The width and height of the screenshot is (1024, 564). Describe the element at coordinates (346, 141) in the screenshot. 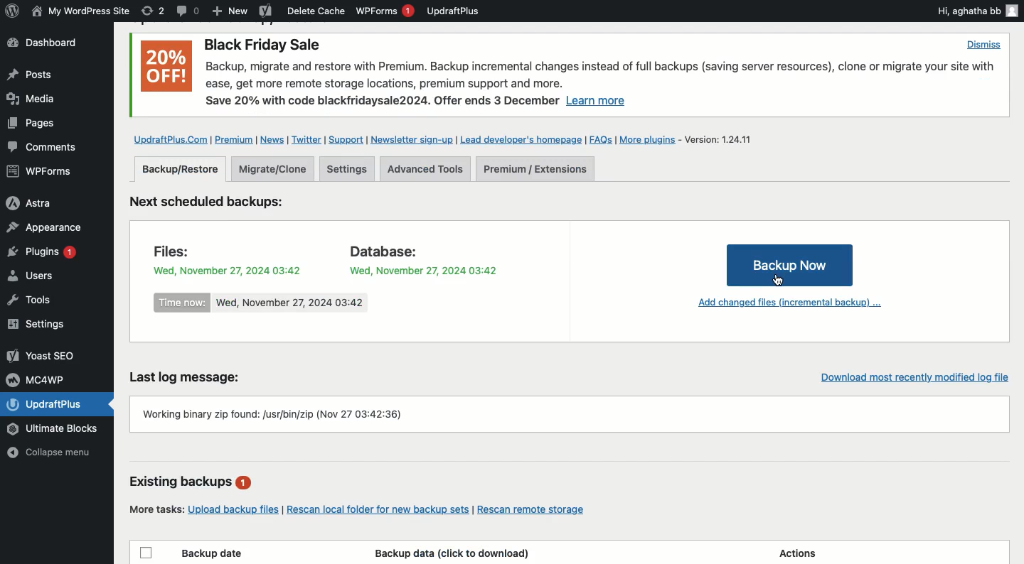

I see `Support` at that location.